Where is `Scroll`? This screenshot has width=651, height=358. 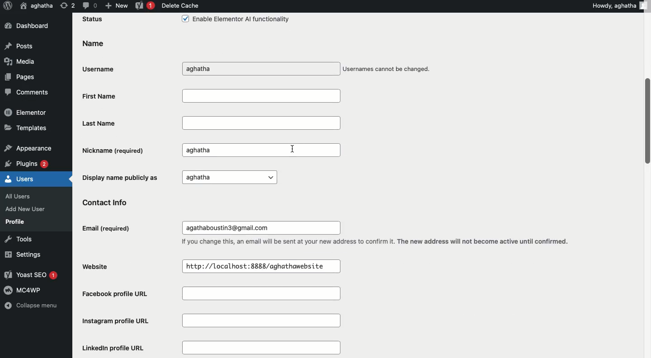
Scroll is located at coordinates (646, 179).